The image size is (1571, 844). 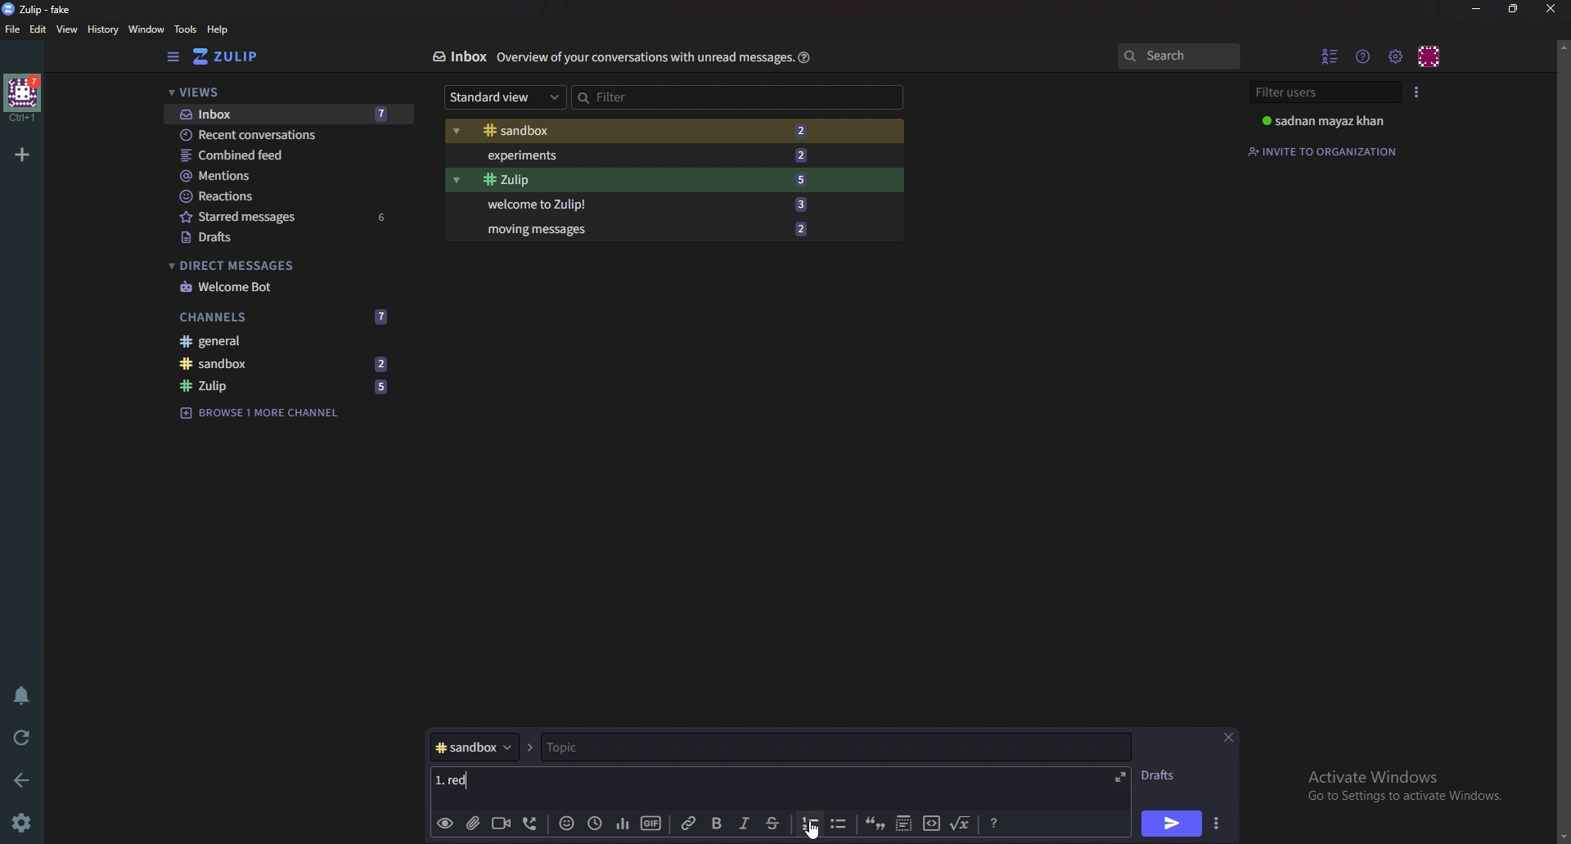 What do you see at coordinates (1418, 91) in the screenshot?
I see `User list style` at bounding box center [1418, 91].